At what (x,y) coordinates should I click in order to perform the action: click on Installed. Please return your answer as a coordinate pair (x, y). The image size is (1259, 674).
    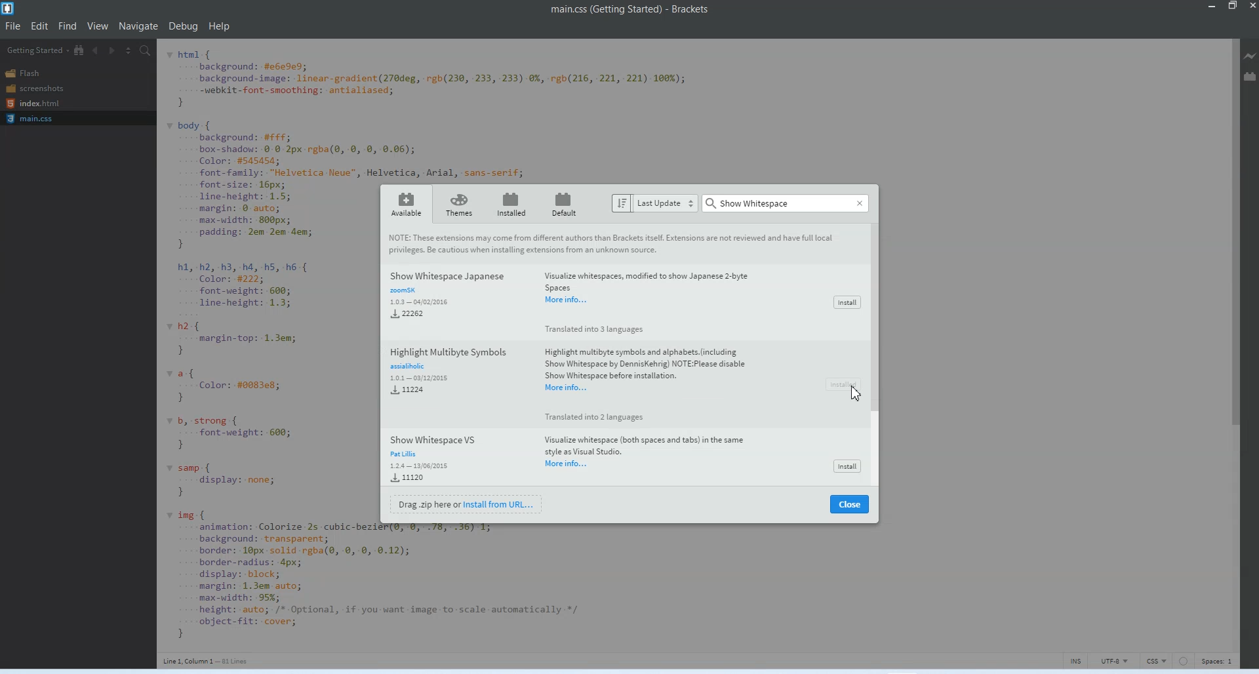
    Looking at the image, I should click on (508, 204).